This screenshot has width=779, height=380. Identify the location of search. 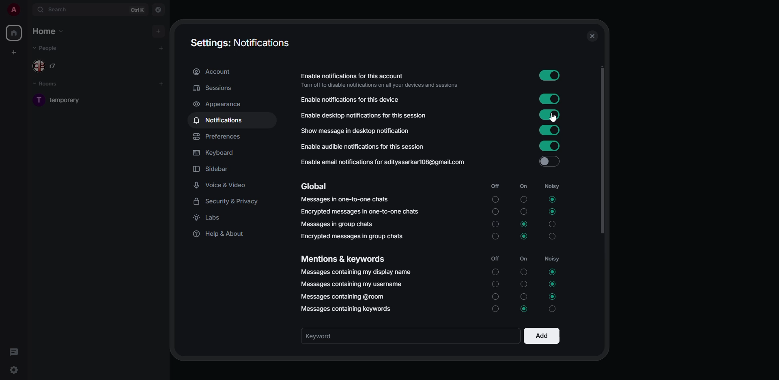
(56, 9).